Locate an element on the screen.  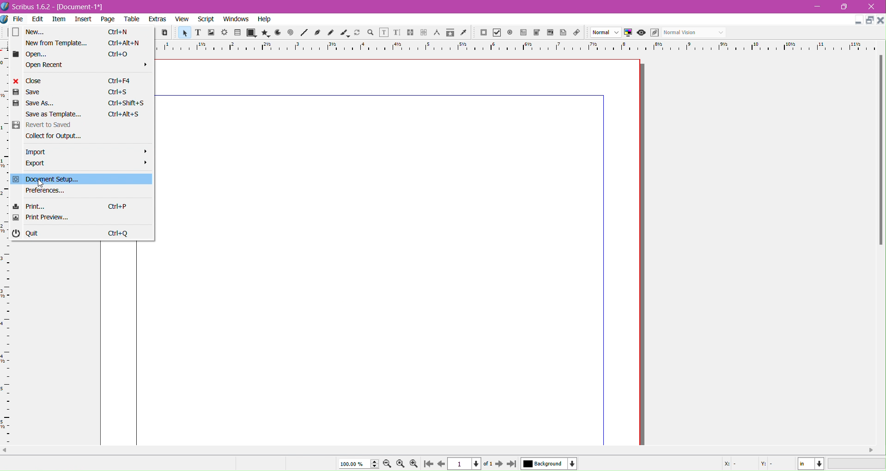
item menu is located at coordinates (60, 20).